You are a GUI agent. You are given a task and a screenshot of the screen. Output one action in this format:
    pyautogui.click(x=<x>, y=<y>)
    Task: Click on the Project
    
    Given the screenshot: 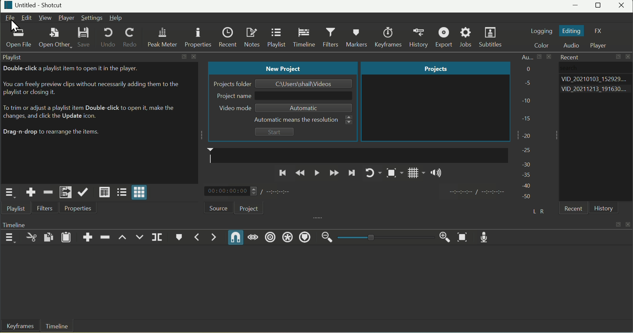 What is the action you would take?
    pyautogui.click(x=249, y=208)
    